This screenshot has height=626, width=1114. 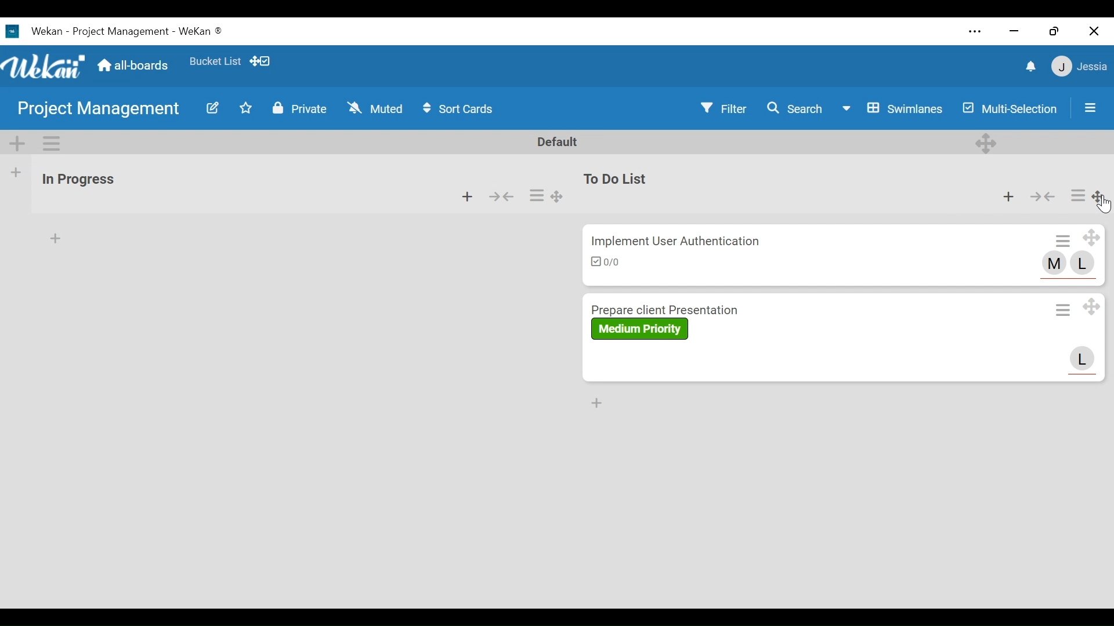 What do you see at coordinates (742, 338) in the screenshot?
I see `Card` at bounding box center [742, 338].